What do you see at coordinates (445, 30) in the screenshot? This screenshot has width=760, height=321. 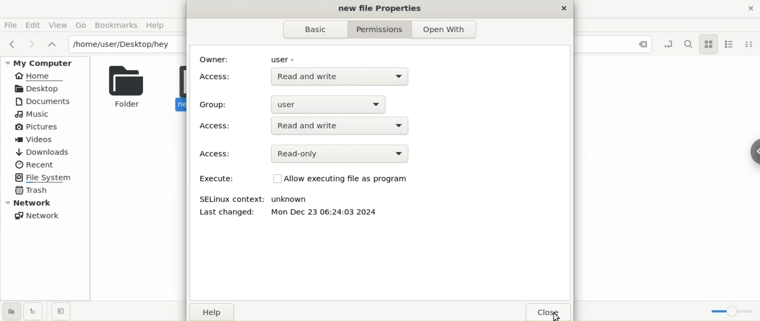 I see `Open With` at bounding box center [445, 30].